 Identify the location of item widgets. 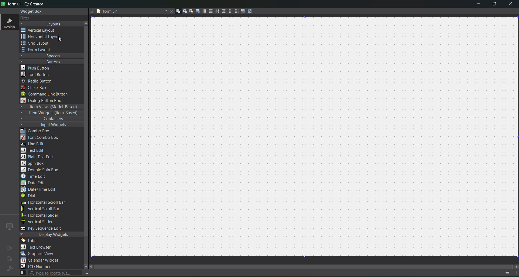
(50, 113).